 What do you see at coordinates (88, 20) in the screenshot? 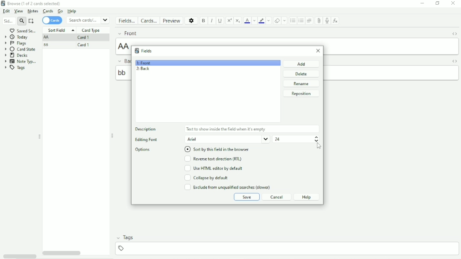
I see `Search cards` at bounding box center [88, 20].